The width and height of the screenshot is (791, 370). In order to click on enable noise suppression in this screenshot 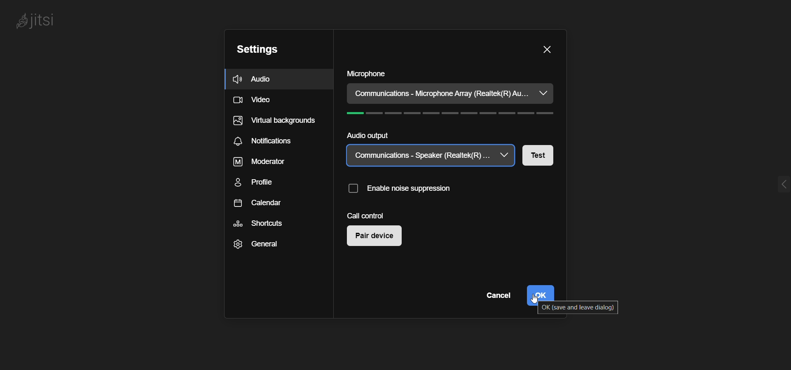, I will do `click(403, 191)`.